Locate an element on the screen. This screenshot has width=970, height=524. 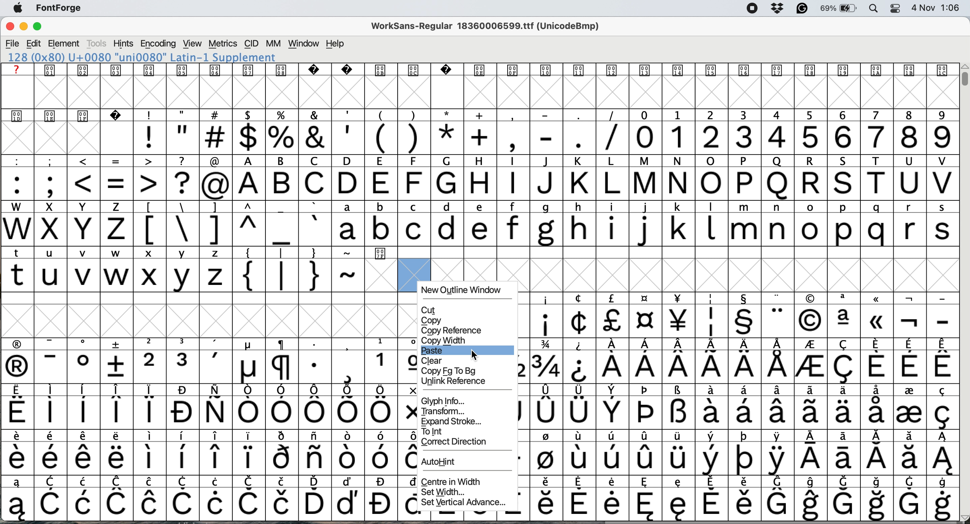
edit is located at coordinates (35, 43).